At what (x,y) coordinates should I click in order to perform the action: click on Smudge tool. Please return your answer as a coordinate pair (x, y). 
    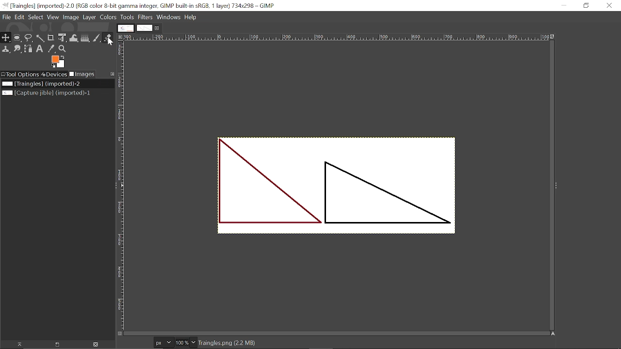
    Looking at the image, I should click on (18, 49).